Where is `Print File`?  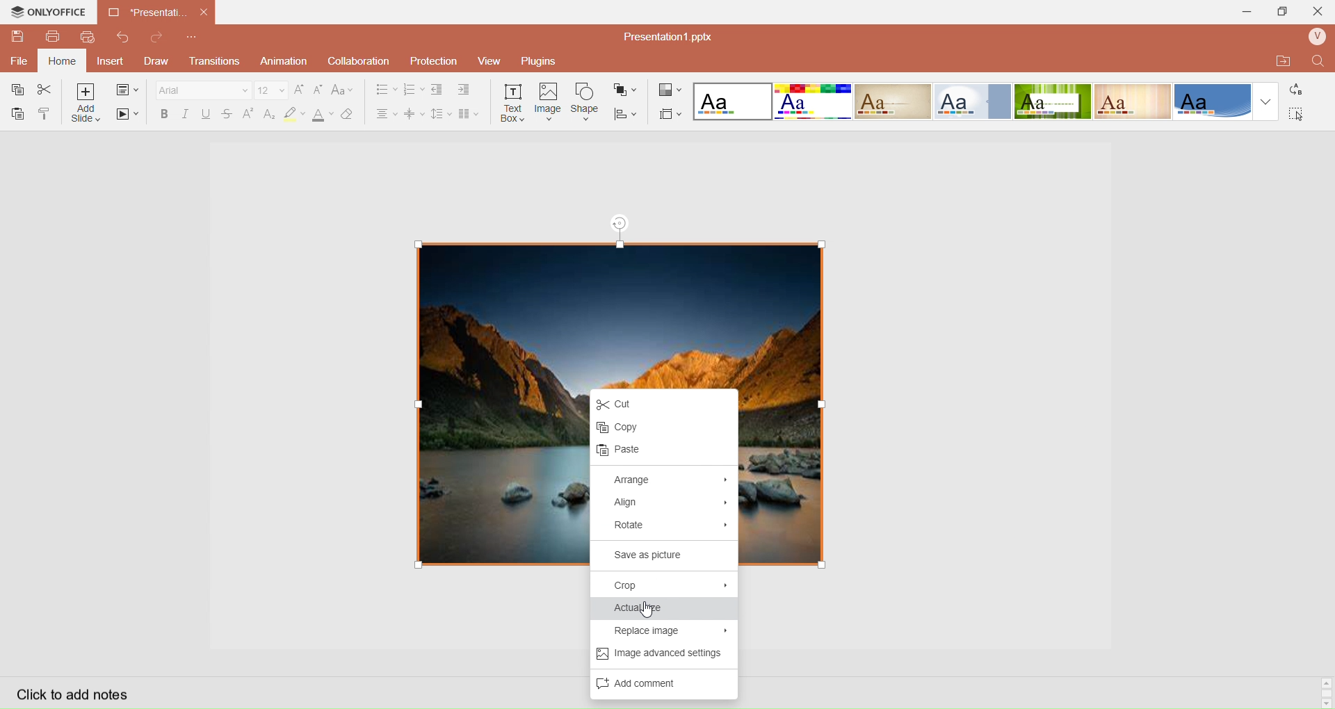 Print File is located at coordinates (53, 37).